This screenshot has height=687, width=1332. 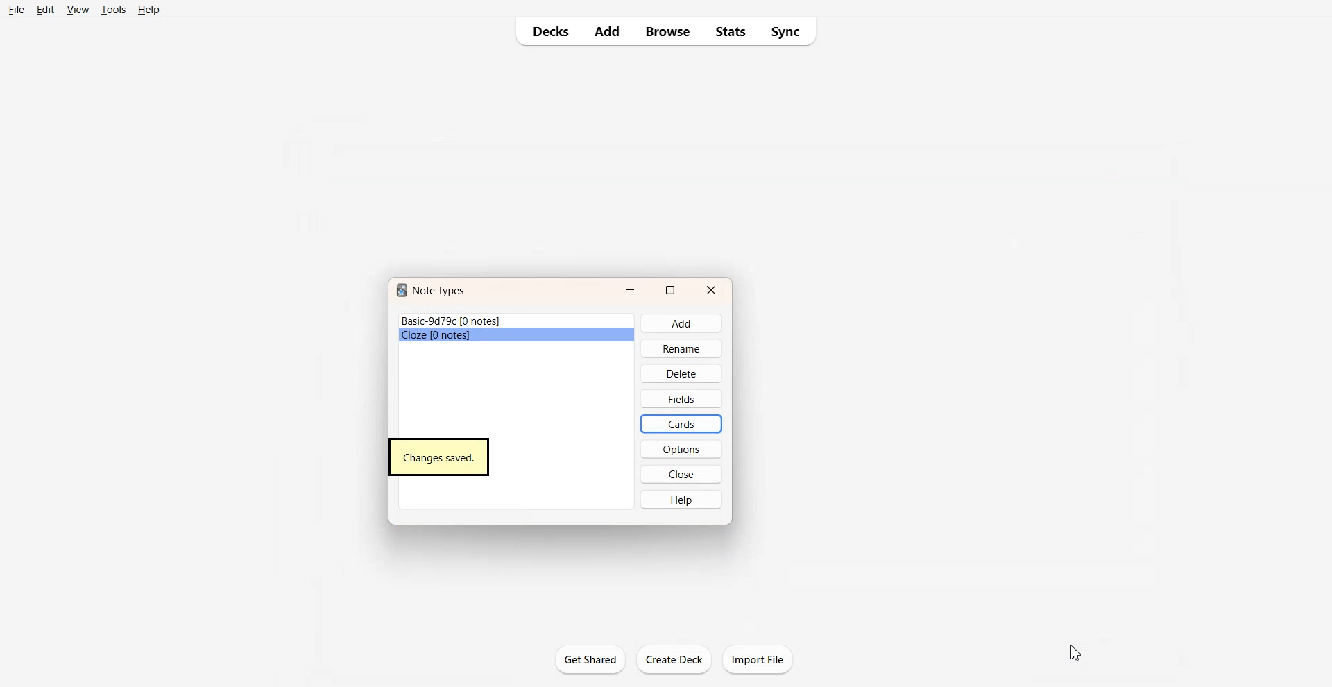 What do you see at coordinates (688, 449) in the screenshot?
I see `options` at bounding box center [688, 449].